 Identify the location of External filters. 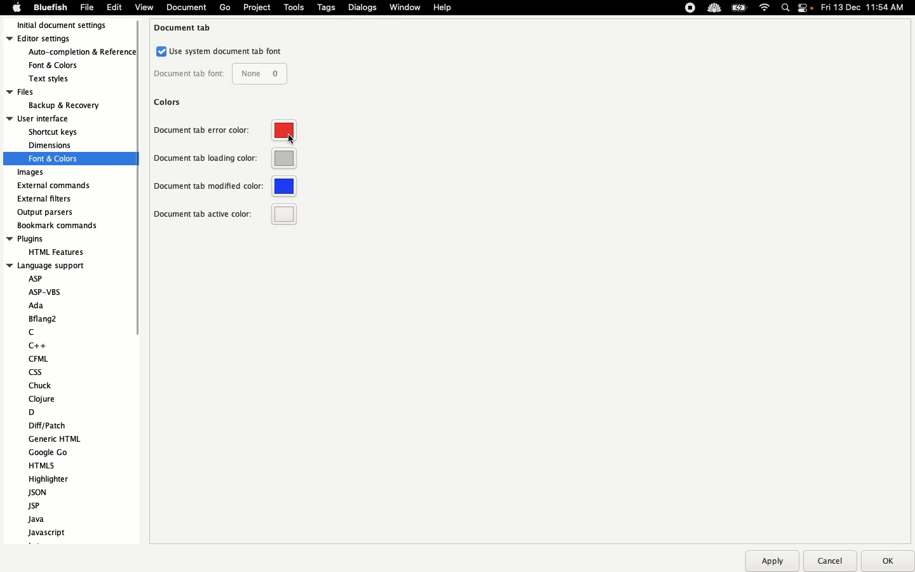
(46, 199).